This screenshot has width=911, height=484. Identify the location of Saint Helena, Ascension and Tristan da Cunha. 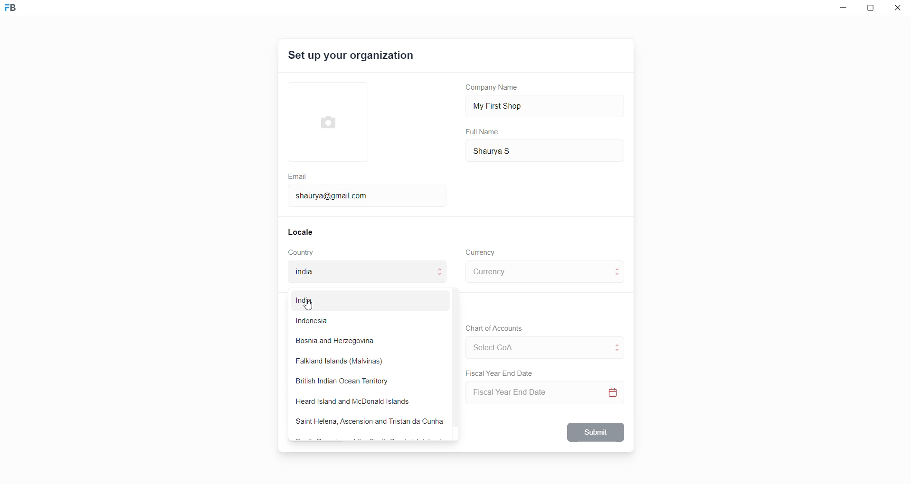
(365, 422).